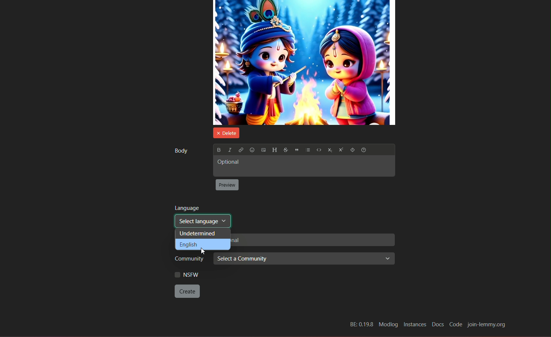 Image resolution: width=551 pixels, height=337 pixels. I want to click on list, so click(308, 151).